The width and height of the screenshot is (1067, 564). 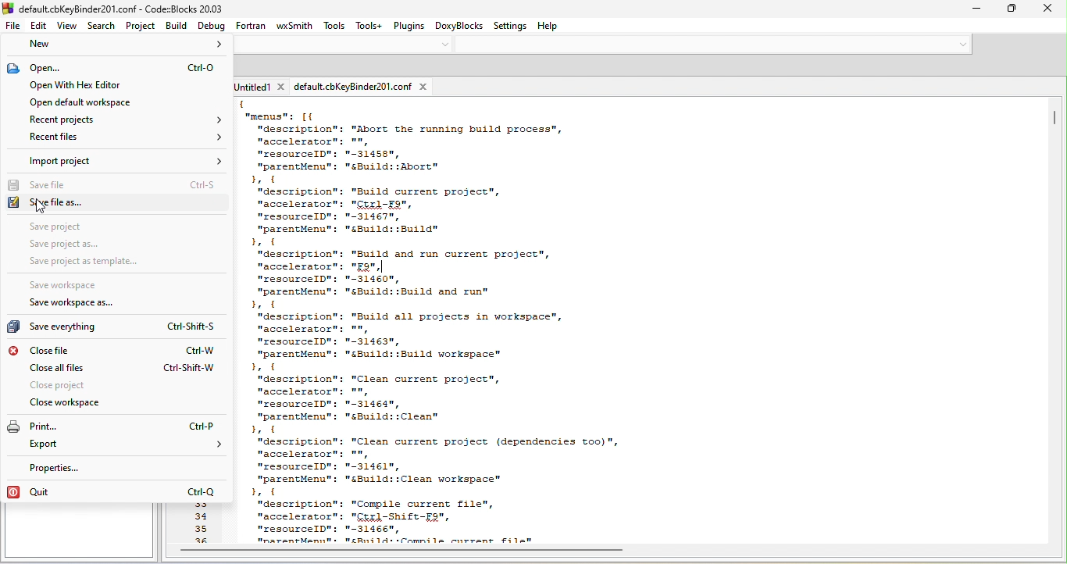 What do you see at coordinates (1055, 120) in the screenshot?
I see `scroll bar` at bounding box center [1055, 120].